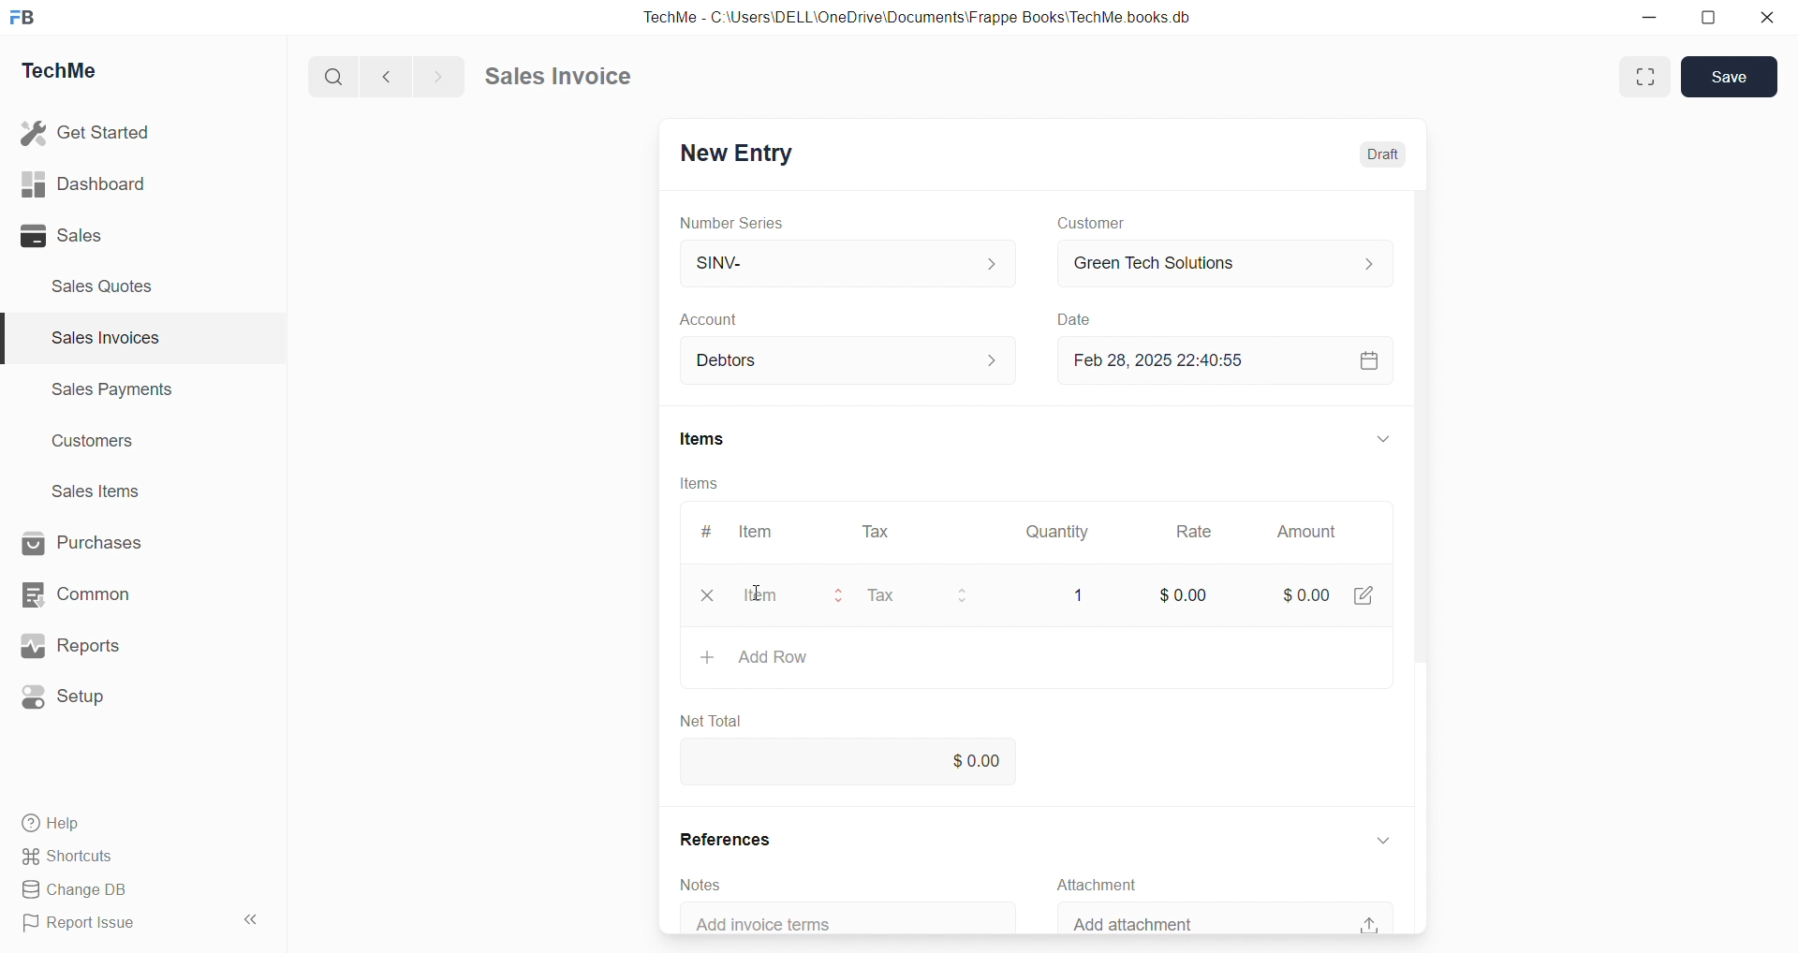 The image size is (1798, 953). I want to click on cursor, so click(753, 593).